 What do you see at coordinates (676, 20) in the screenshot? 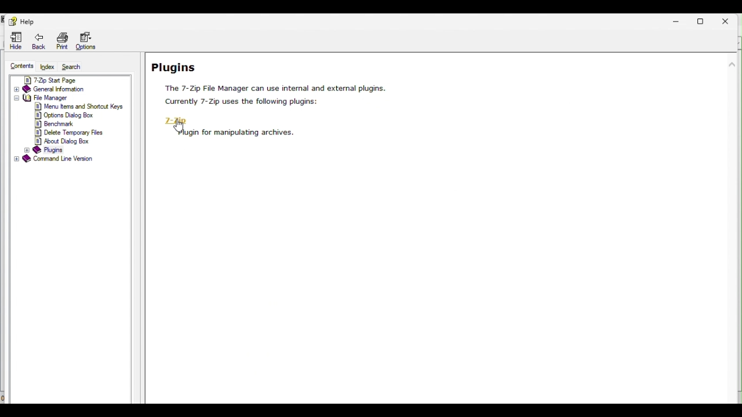
I see `Minimize` at bounding box center [676, 20].